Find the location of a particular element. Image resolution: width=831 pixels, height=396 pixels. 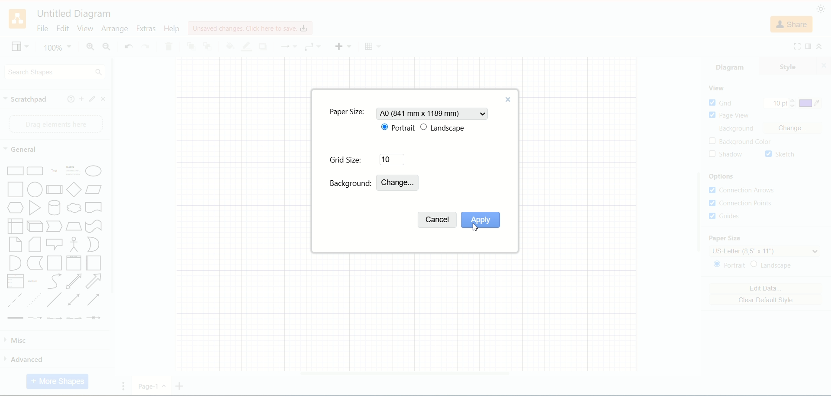

cursor is located at coordinates (477, 228).